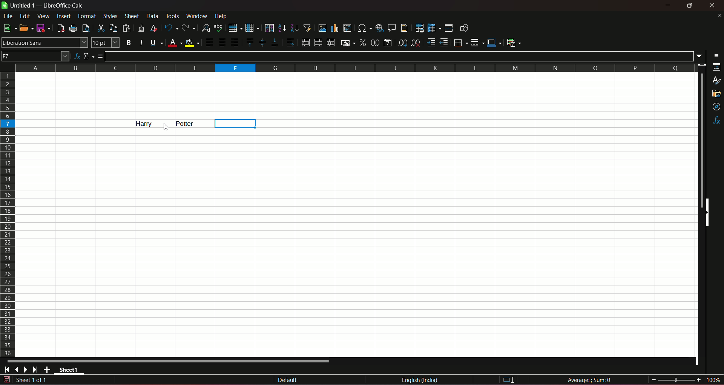 This screenshot has height=385, width=724. What do you see at coordinates (717, 81) in the screenshot?
I see `styles` at bounding box center [717, 81].